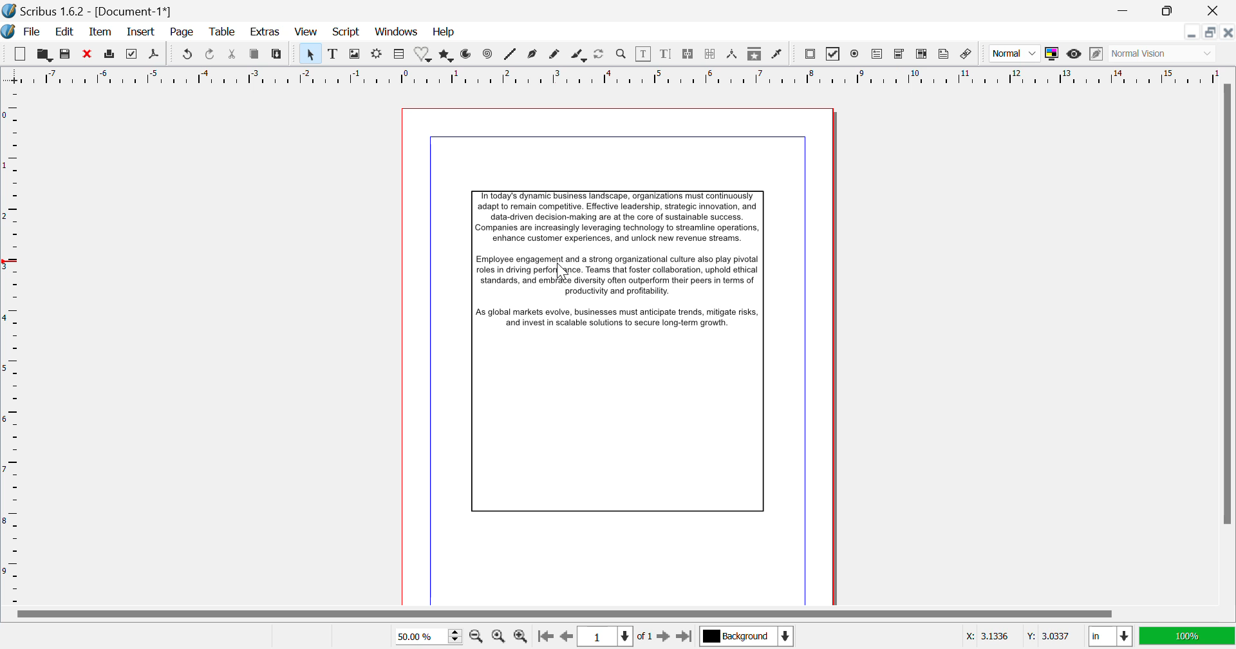  What do you see at coordinates (88, 54) in the screenshot?
I see `Discard` at bounding box center [88, 54].